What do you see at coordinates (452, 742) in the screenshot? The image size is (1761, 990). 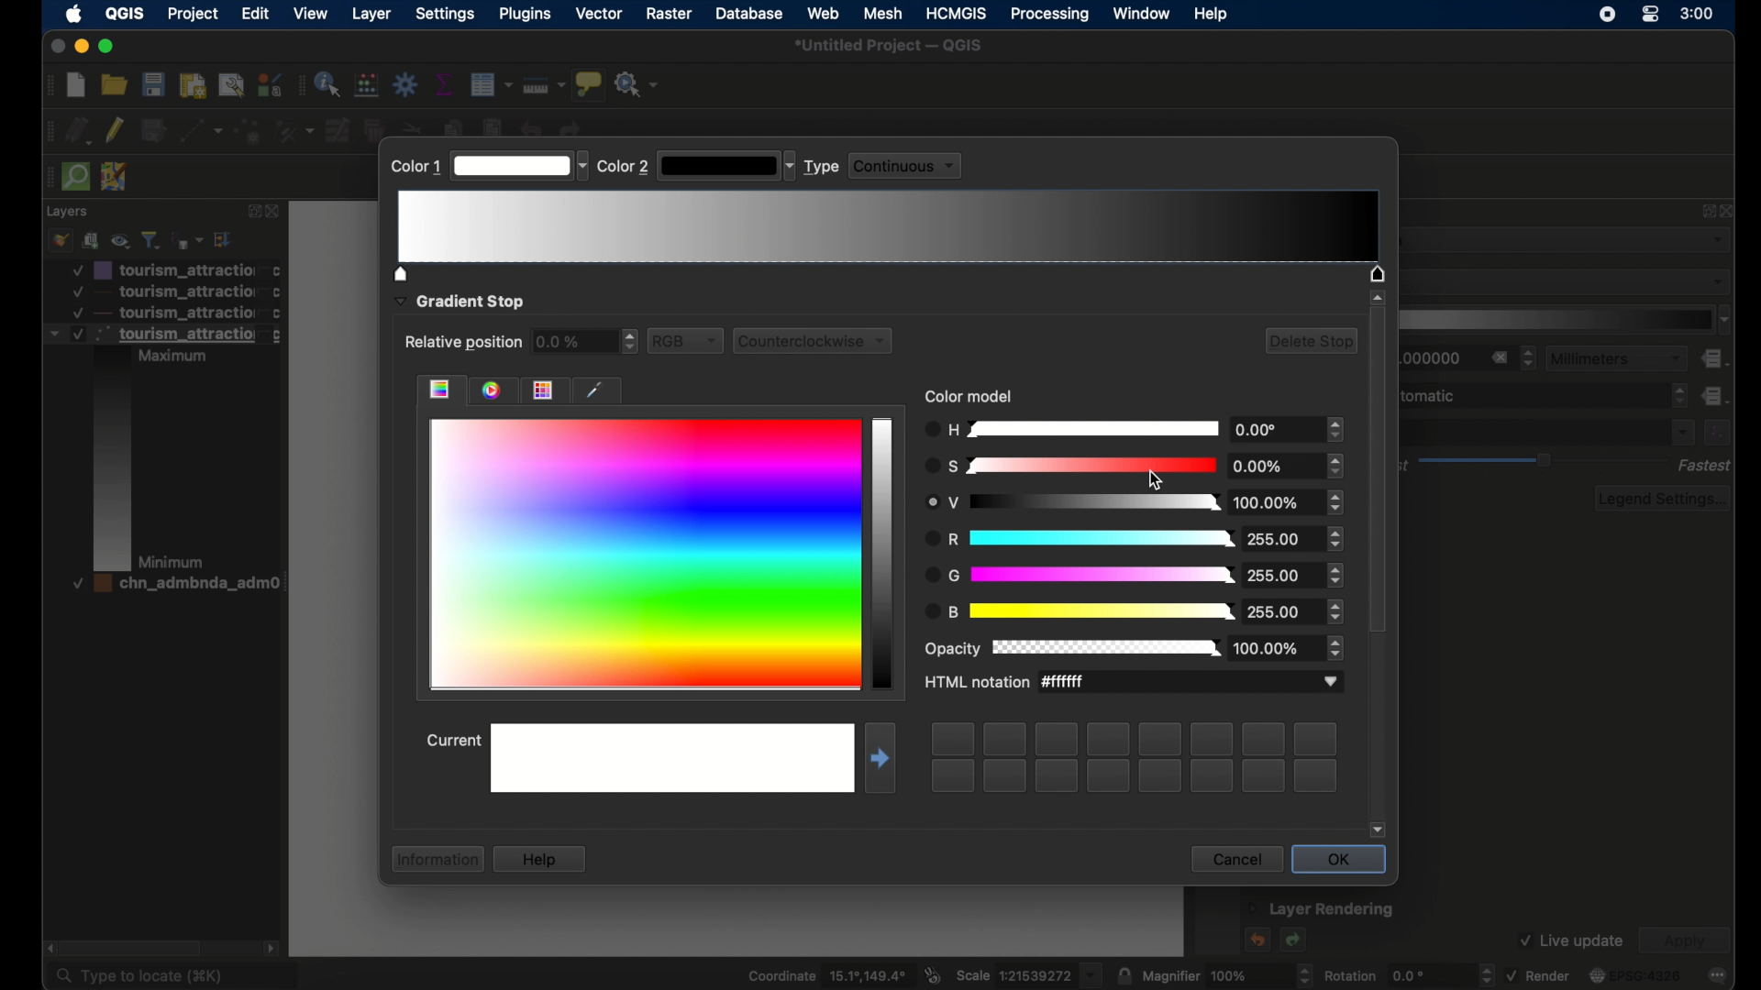 I see `current` at bounding box center [452, 742].